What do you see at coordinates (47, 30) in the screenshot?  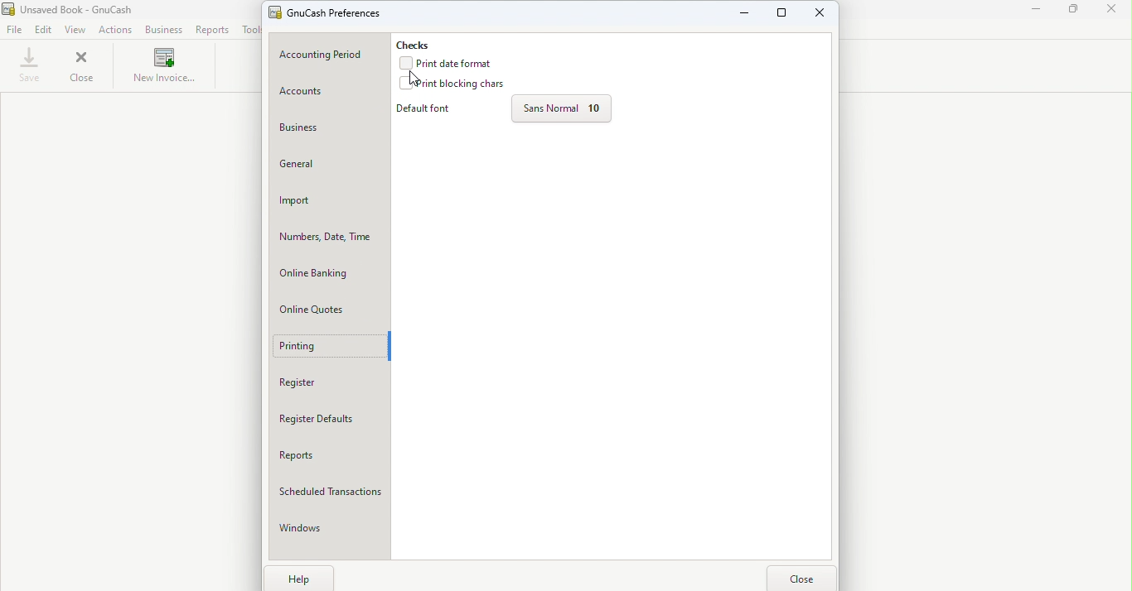 I see `Edit` at bounding box center [47, 30].